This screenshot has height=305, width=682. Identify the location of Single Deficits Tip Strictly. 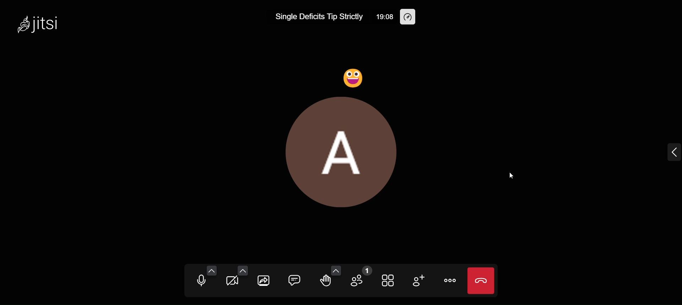
(318, 17).